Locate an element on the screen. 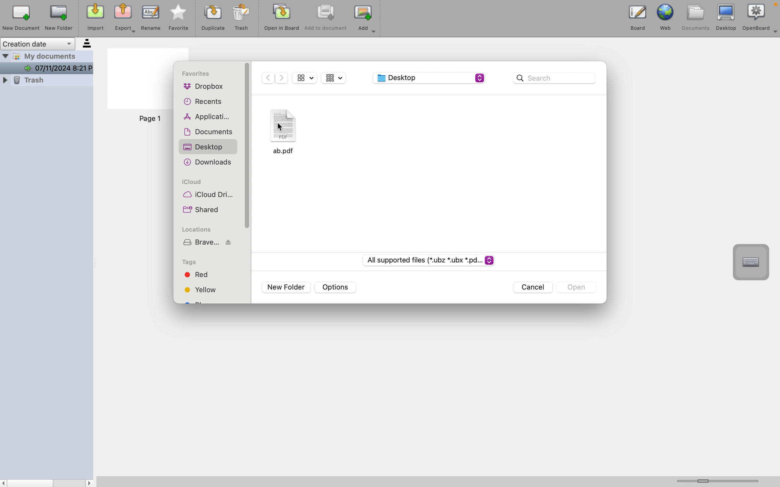 The height and width of the screenshot is (487, 780). sidebar vertical scroll bar is located at coordinates (249, 146).